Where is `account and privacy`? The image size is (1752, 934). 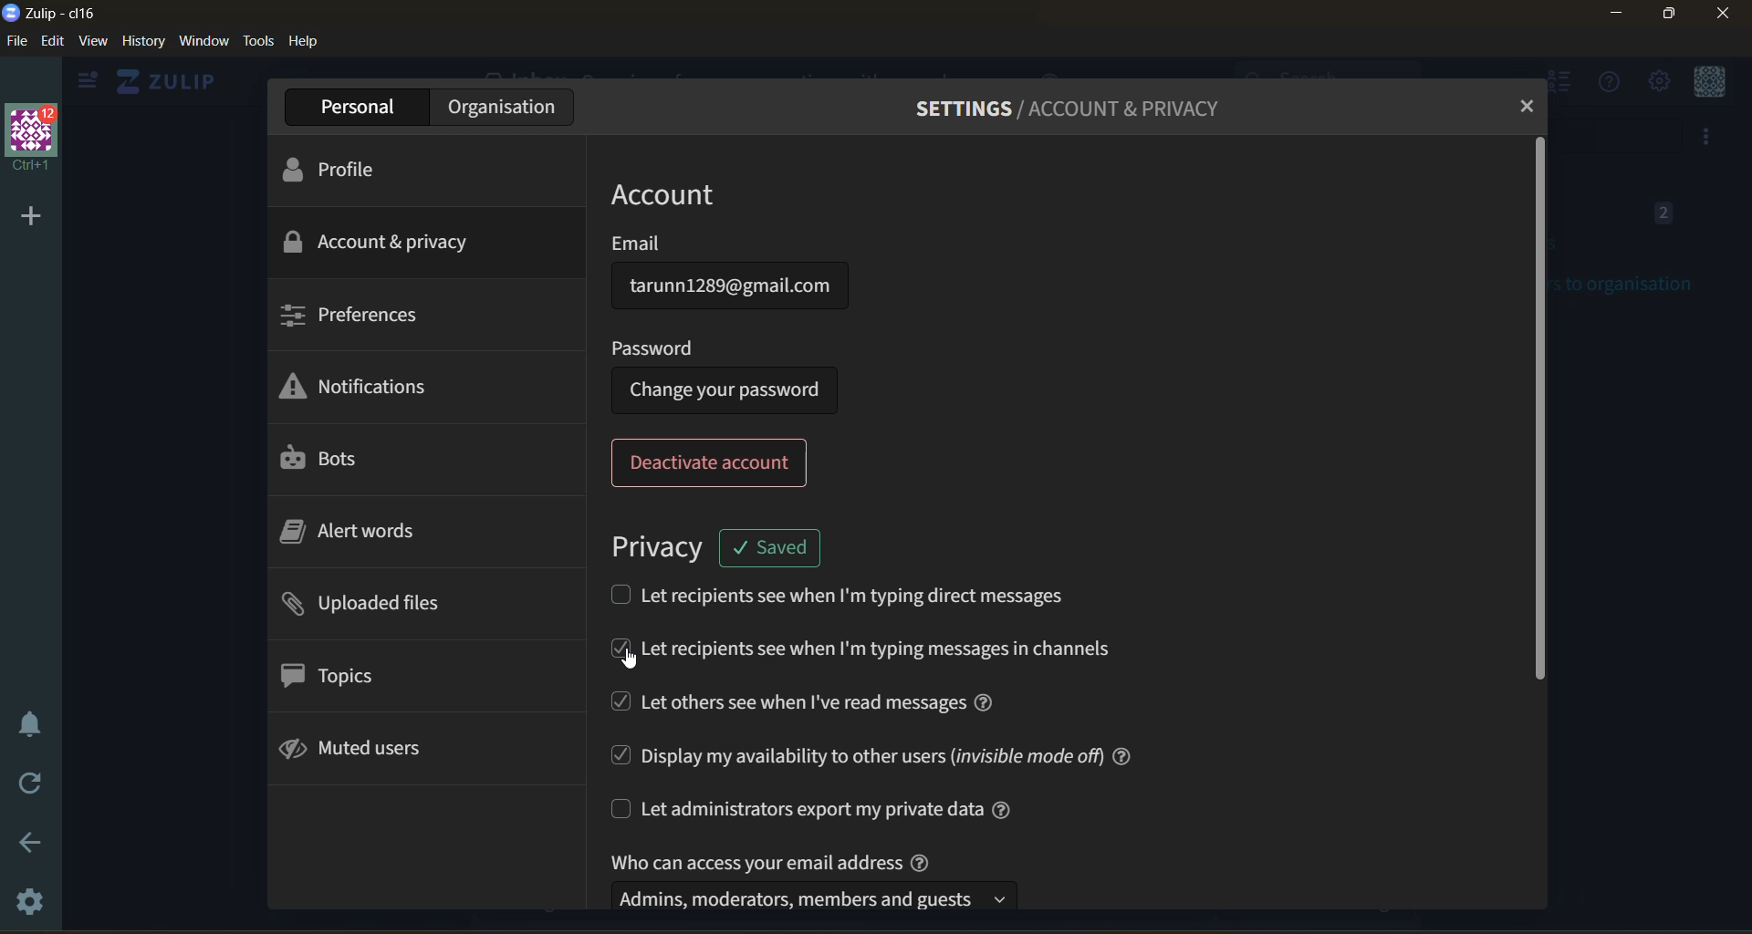
account and privacy is located at coordinates (381, 241).